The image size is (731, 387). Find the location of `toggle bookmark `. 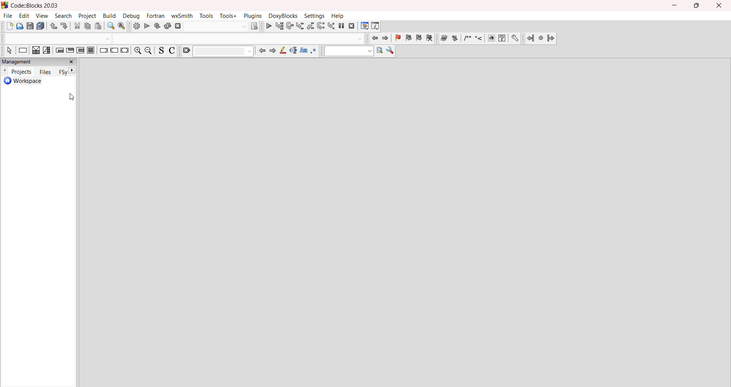

toggle bookmark  is located at coordinates (397, 38).